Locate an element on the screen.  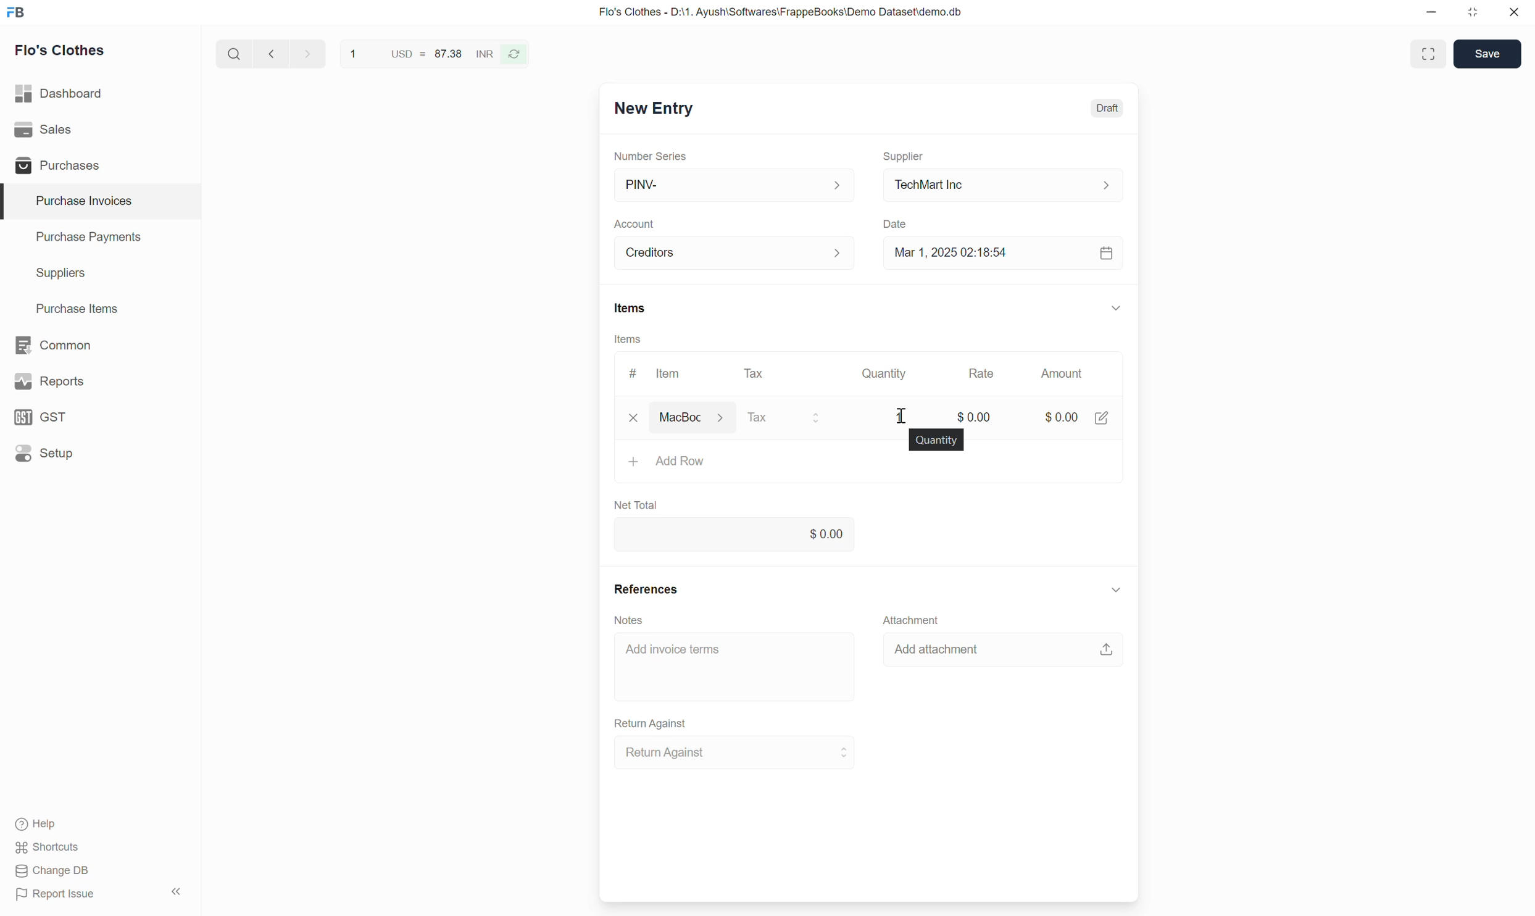
Toggle between form and full width is located at coordinates (1428, 54).